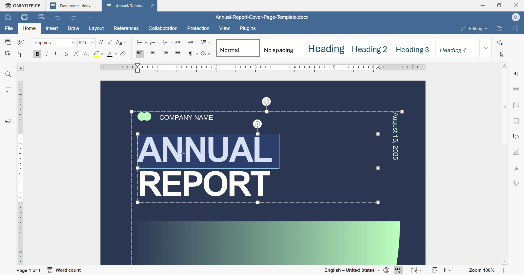 The width and height of the screenshot is (524, 275). Describe the element at coordinates (74, 28) in the screenshot. I see `draw` at that location.